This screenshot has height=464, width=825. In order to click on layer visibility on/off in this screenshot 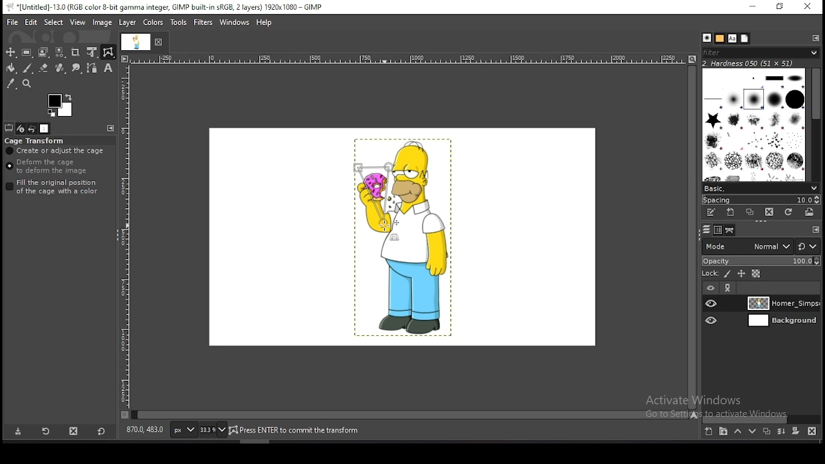, I will do `click(712, 320)`.